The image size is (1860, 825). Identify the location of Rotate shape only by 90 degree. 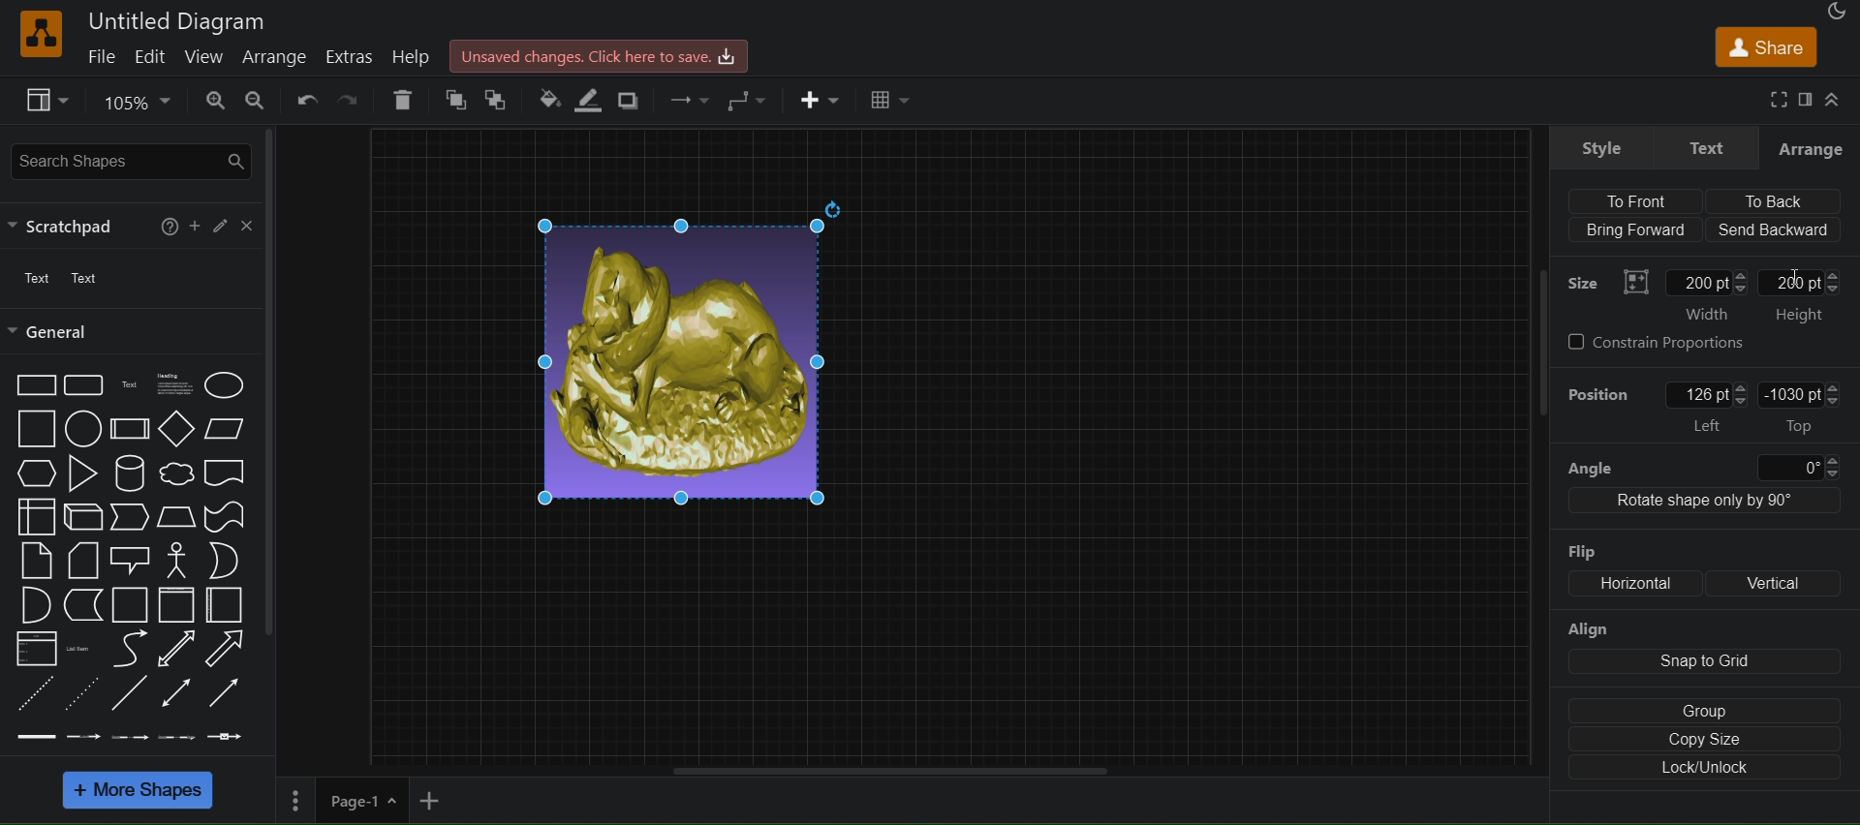
(1703, 504).